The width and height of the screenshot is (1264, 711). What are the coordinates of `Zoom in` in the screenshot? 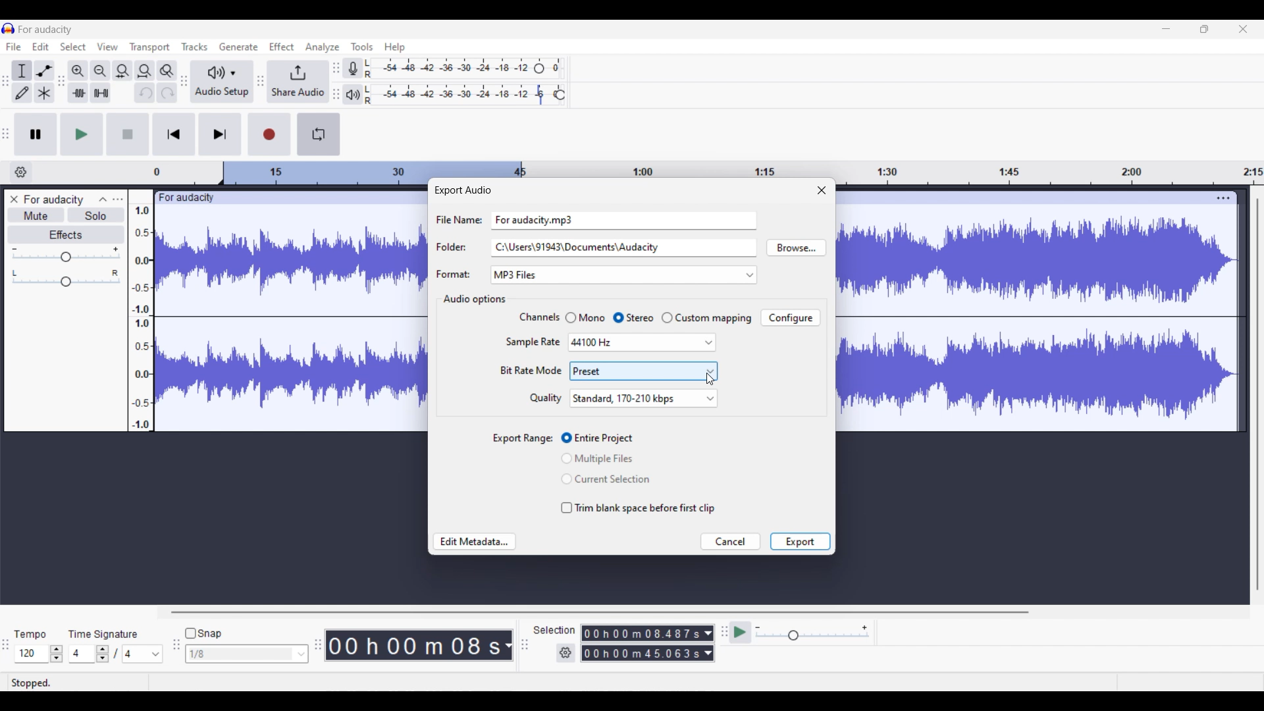 It's located at (78, 71).